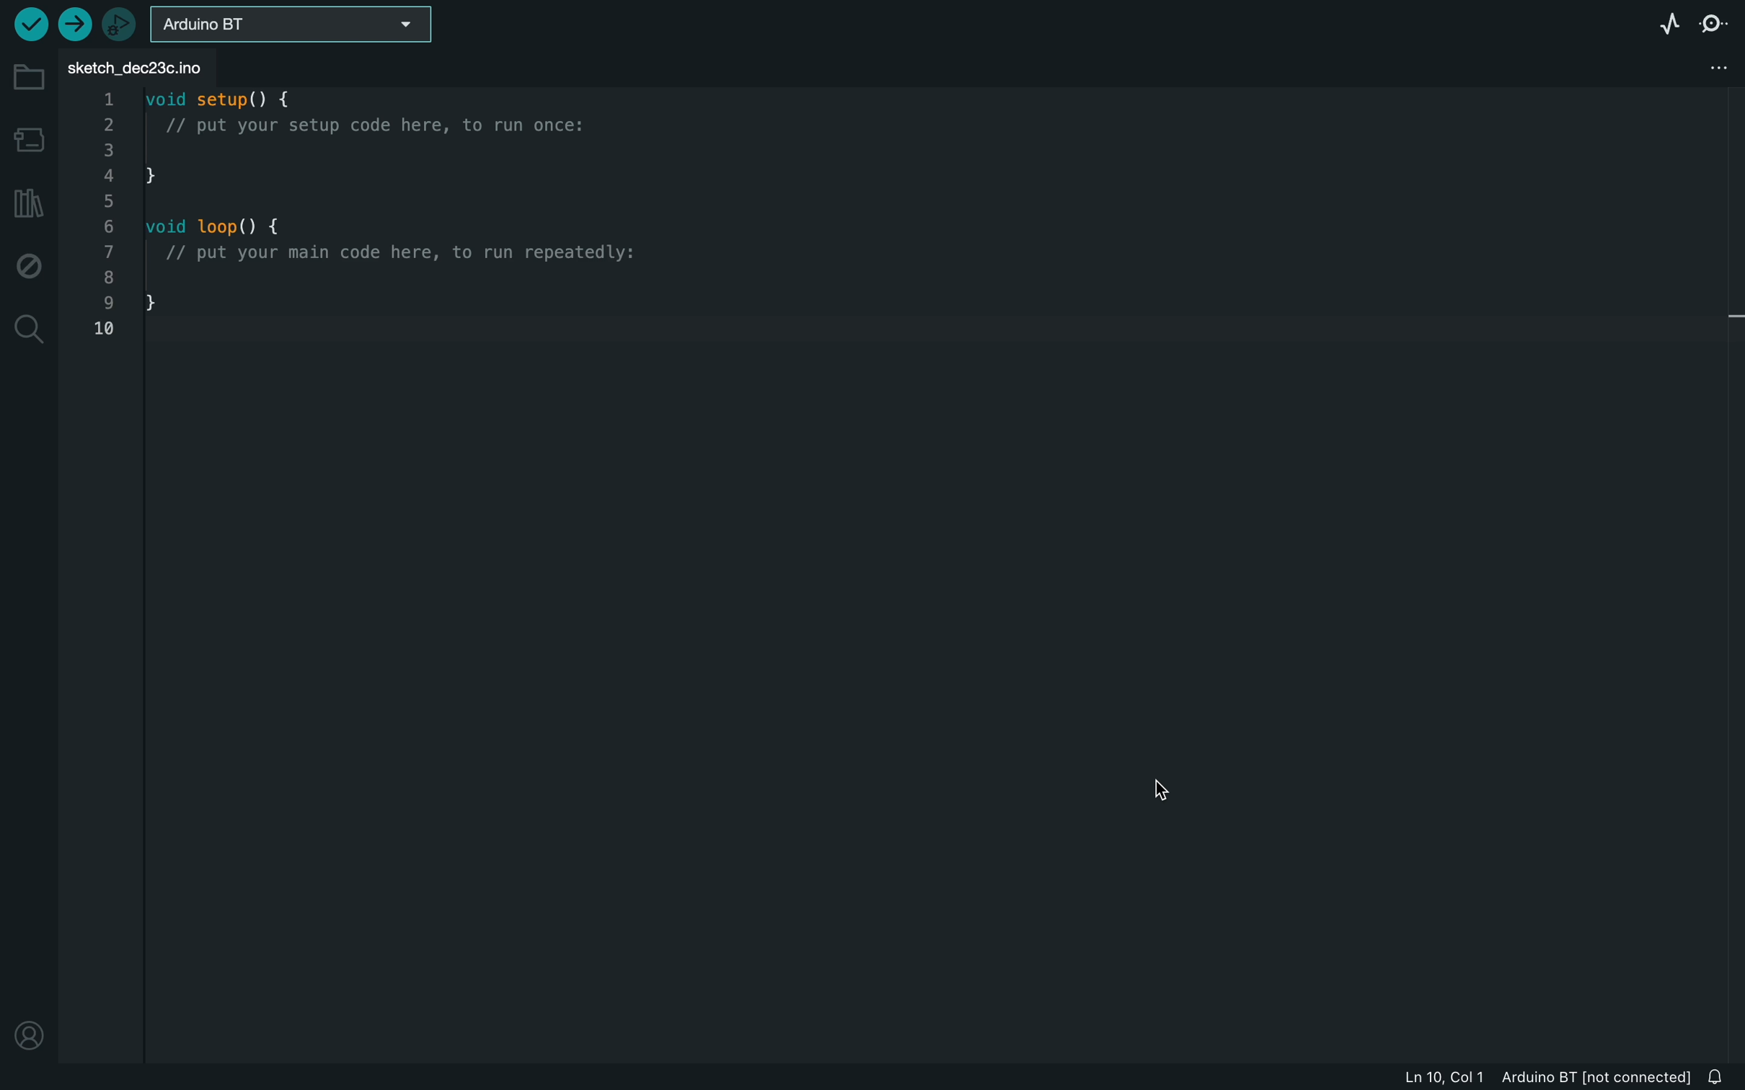  What do you see at coordinates (1657, 22) in the screenshot?
I see `serial plotter` at bounding box center [1657, 22].